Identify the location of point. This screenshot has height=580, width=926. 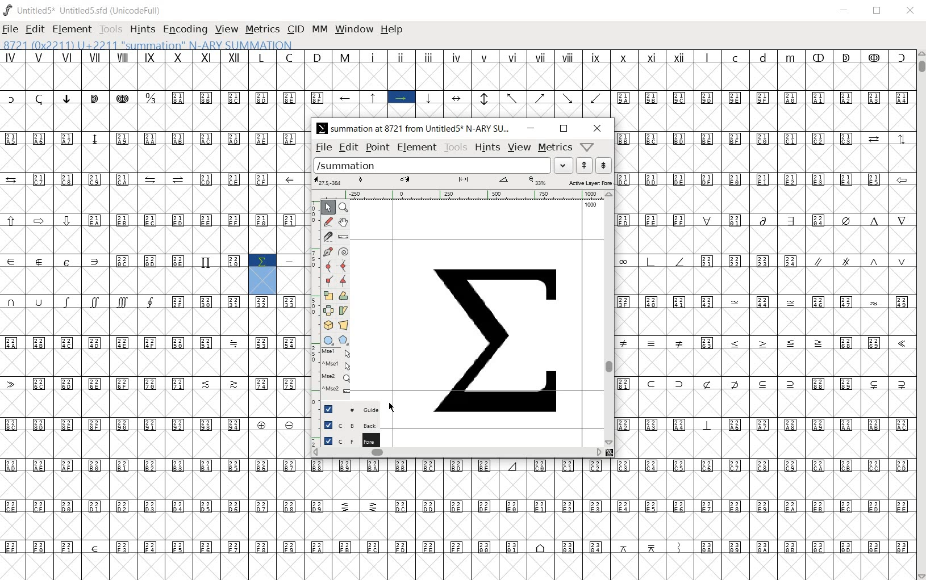
(377, 148).